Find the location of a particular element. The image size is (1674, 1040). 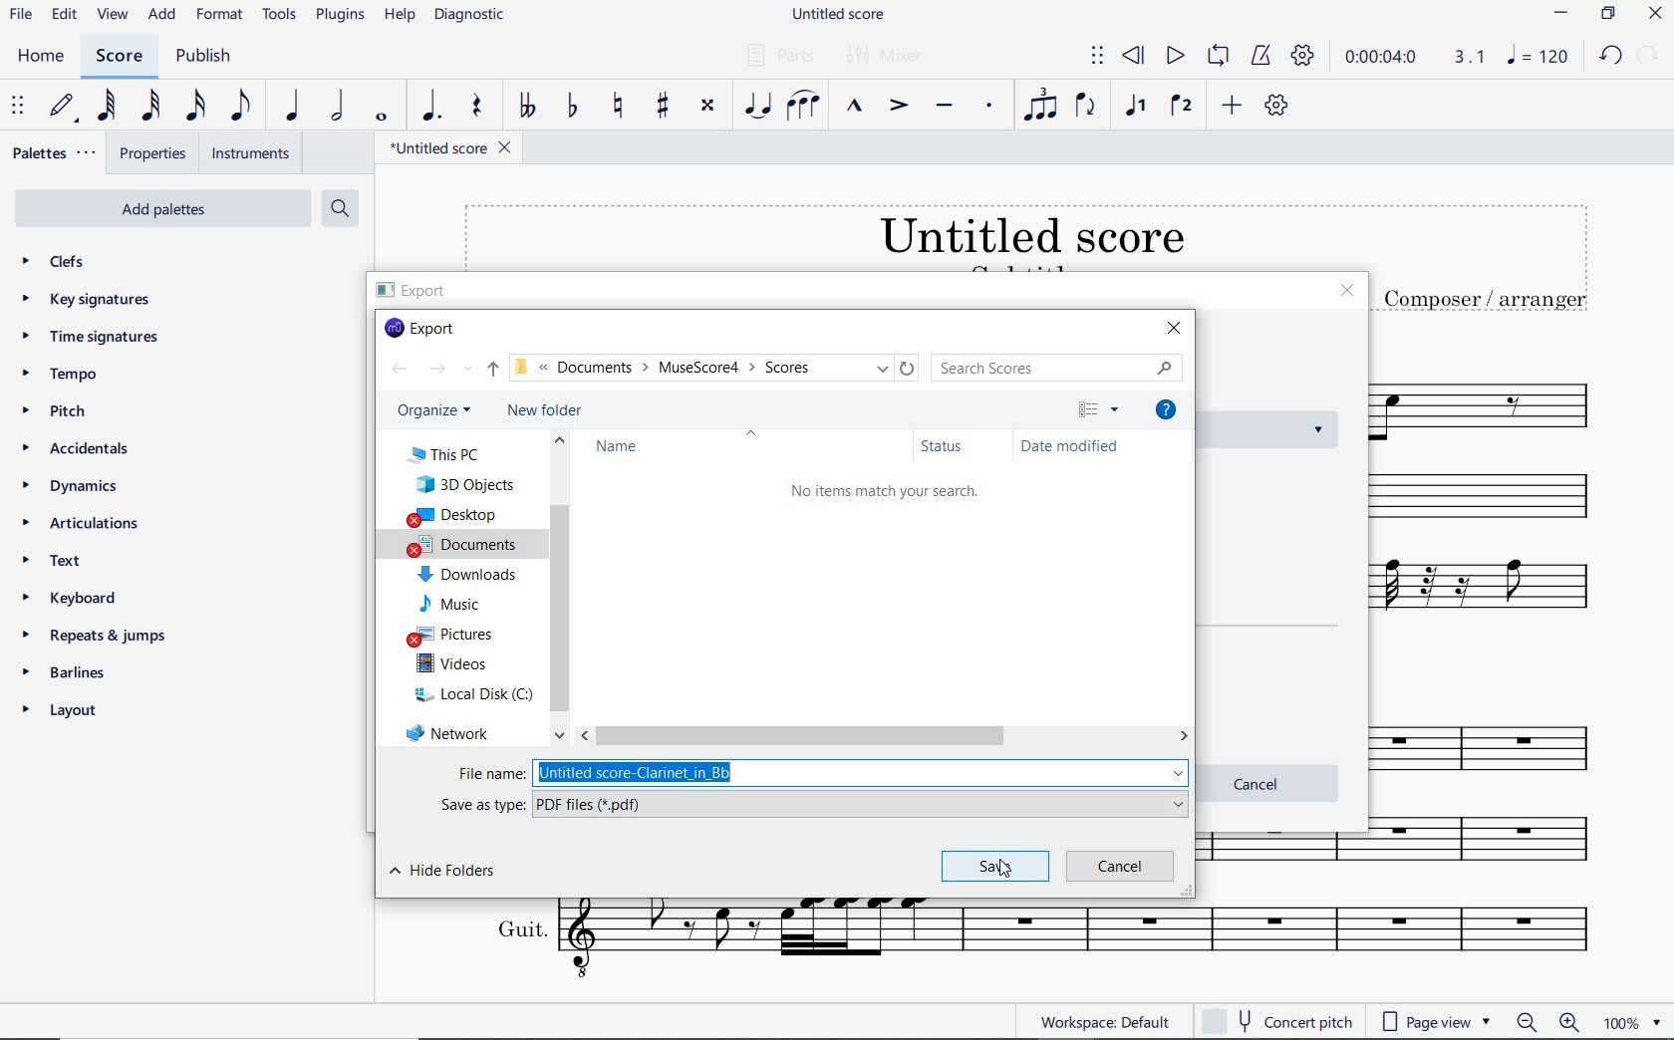

SEARCH FOLDER is located at coordinates (1058, 369).